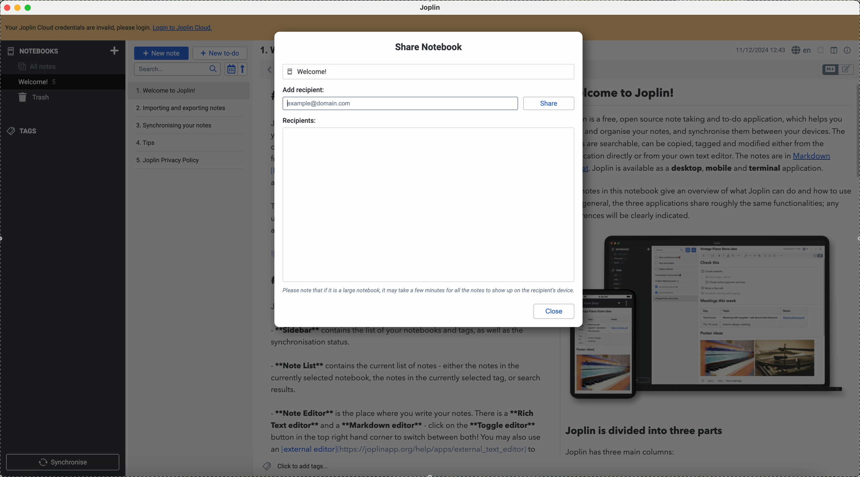 The width and height of the screenshot is (860, 477). Describe the element at coordinates (109, 27) in the screenshot. I see `your Joplin Cloud credentials are invalid, please login to Joplin Cloud` at that location.